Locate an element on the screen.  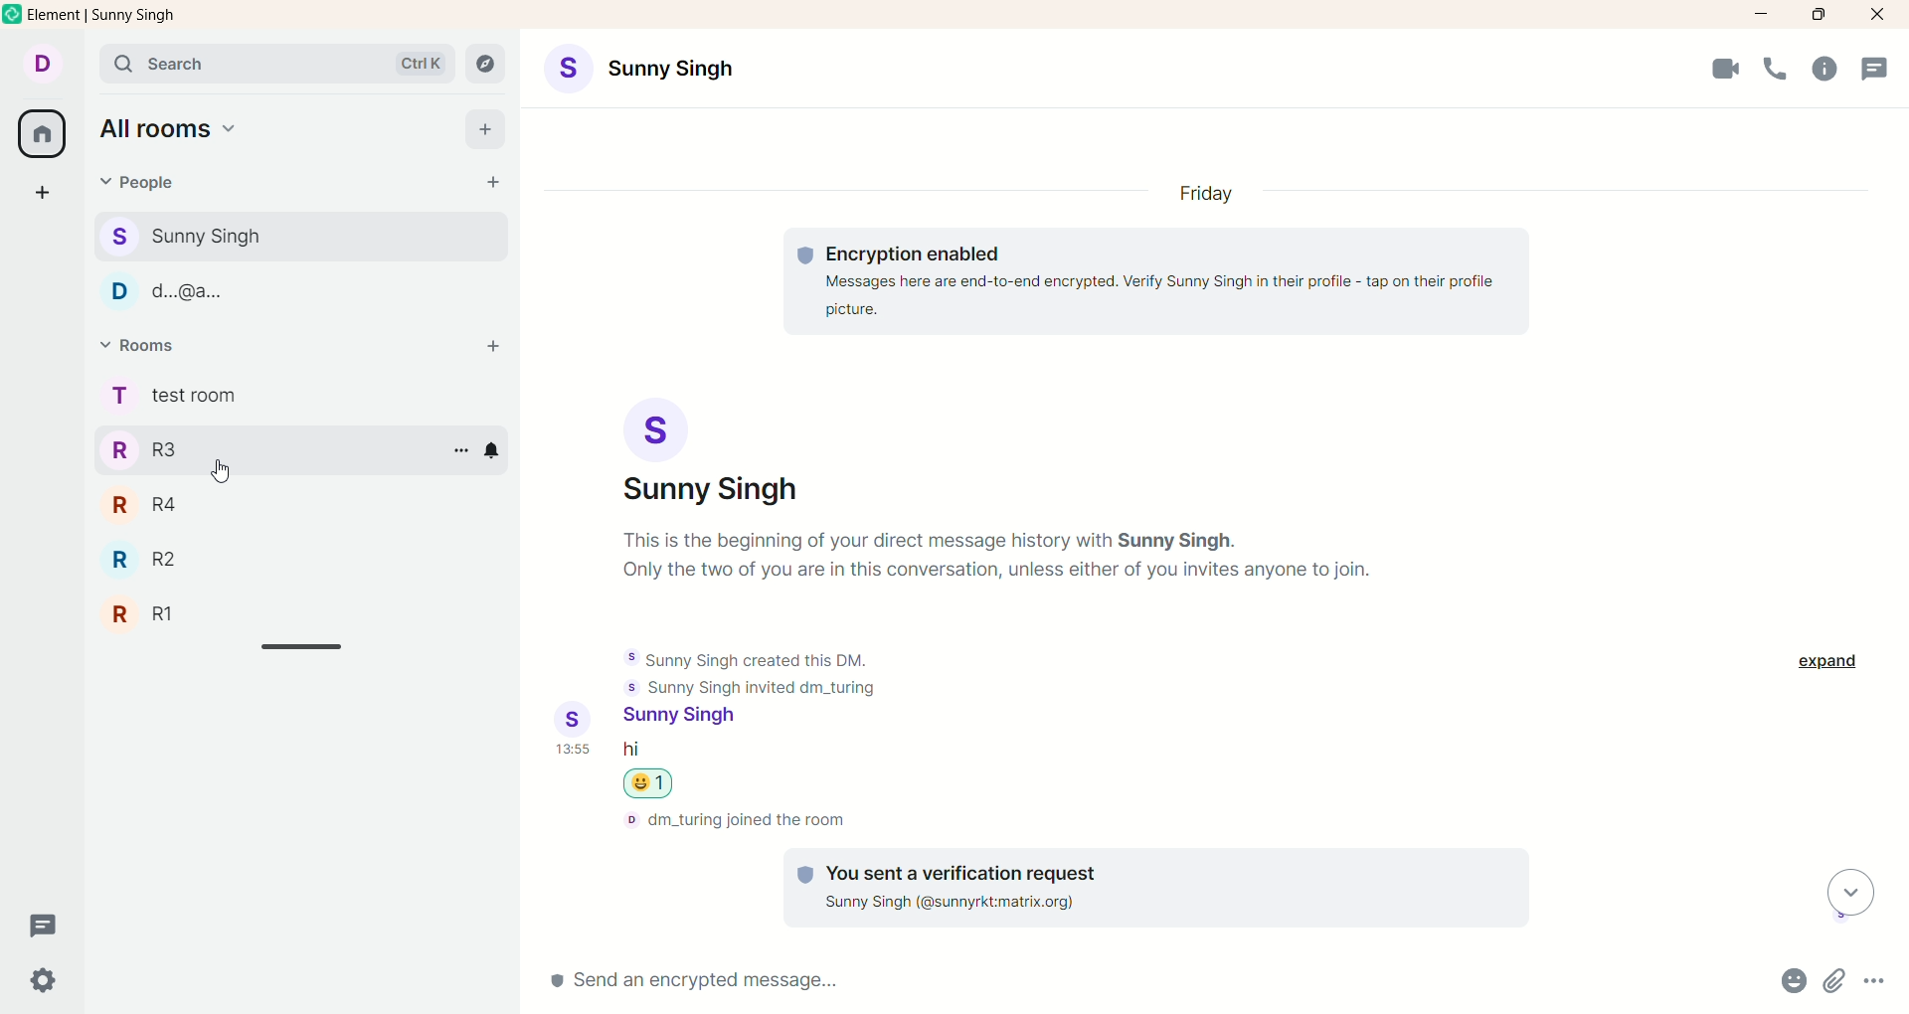
maximize is located at coordinates (1816, 15).